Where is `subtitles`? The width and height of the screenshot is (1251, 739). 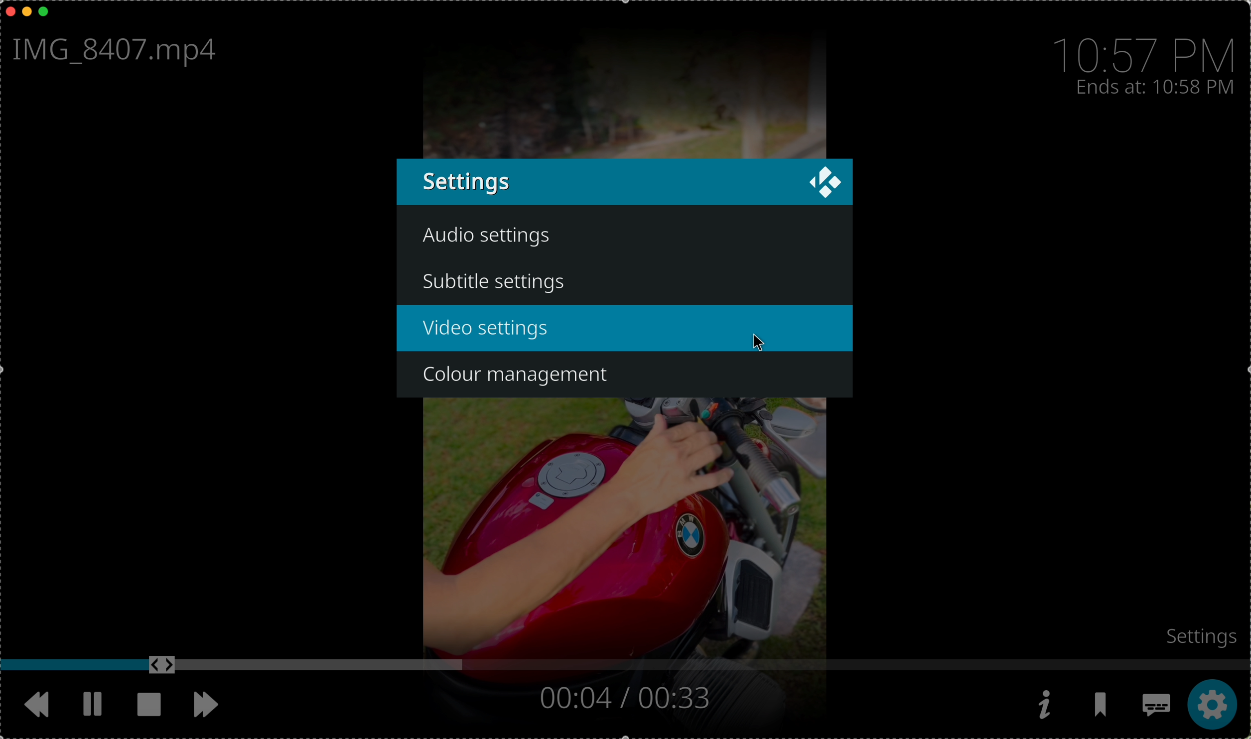 subtitles is located at coordinates (1154, 707).